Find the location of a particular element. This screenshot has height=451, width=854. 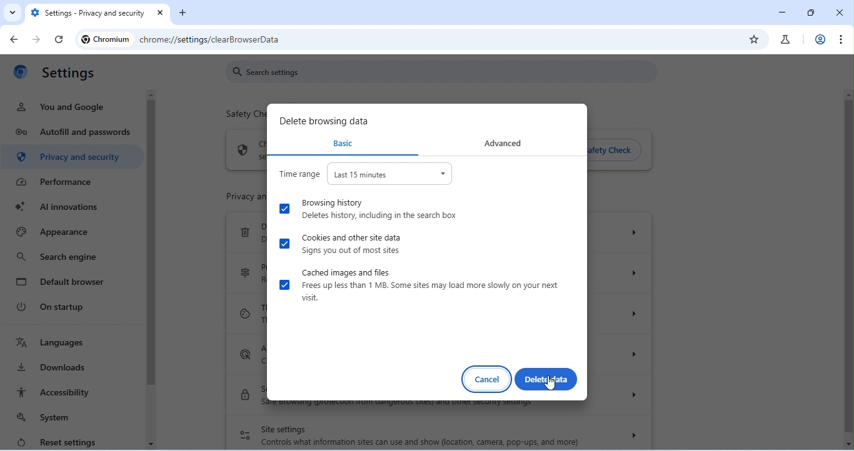

settings-privacy and security is located at coordinates (89, 14).